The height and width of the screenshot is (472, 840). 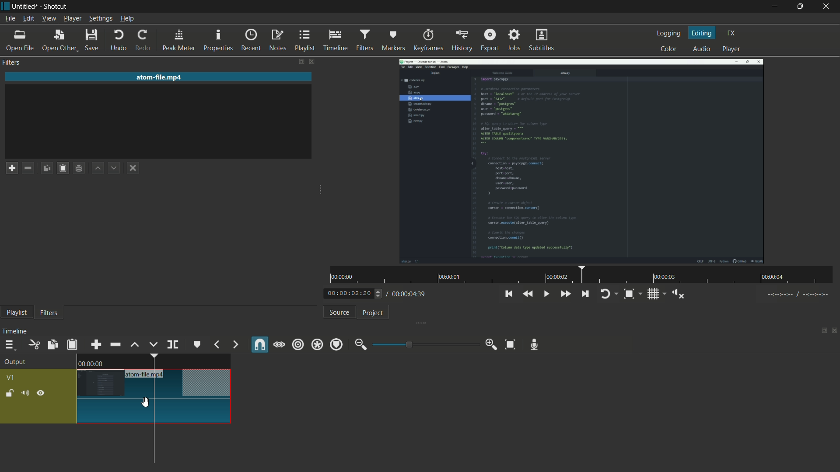 I want to click on player menu, so click(x=72, y=18).